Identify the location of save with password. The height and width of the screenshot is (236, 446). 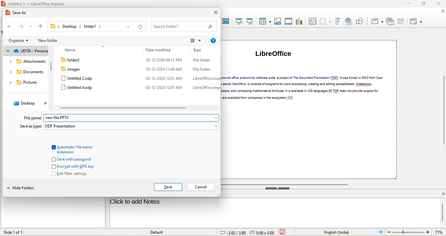
(72, 159).